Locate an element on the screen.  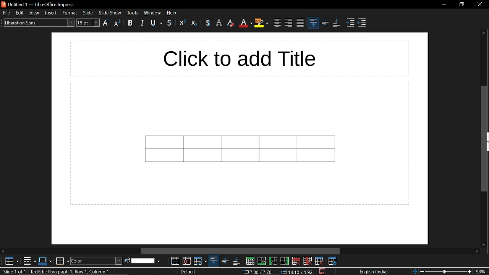
text color is located at coordinates (207, 23).